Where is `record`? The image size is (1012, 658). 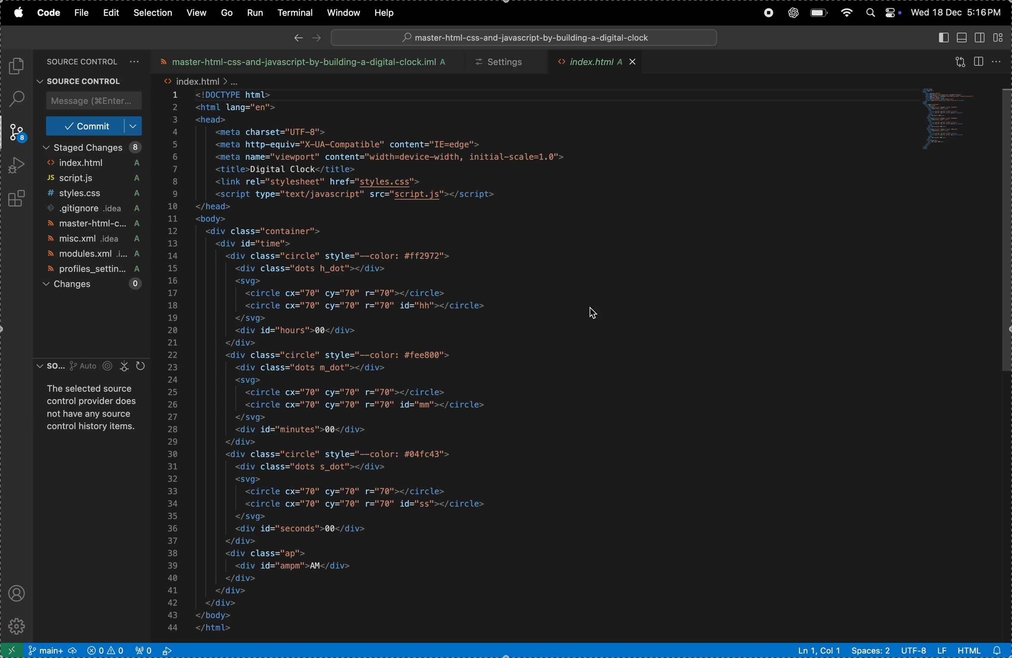
record is located at coordinates (768, 13).